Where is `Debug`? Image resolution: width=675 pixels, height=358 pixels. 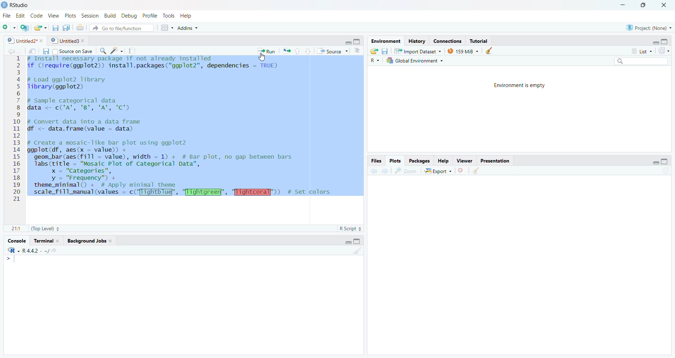
Debug is located at coordinates (129, 16).